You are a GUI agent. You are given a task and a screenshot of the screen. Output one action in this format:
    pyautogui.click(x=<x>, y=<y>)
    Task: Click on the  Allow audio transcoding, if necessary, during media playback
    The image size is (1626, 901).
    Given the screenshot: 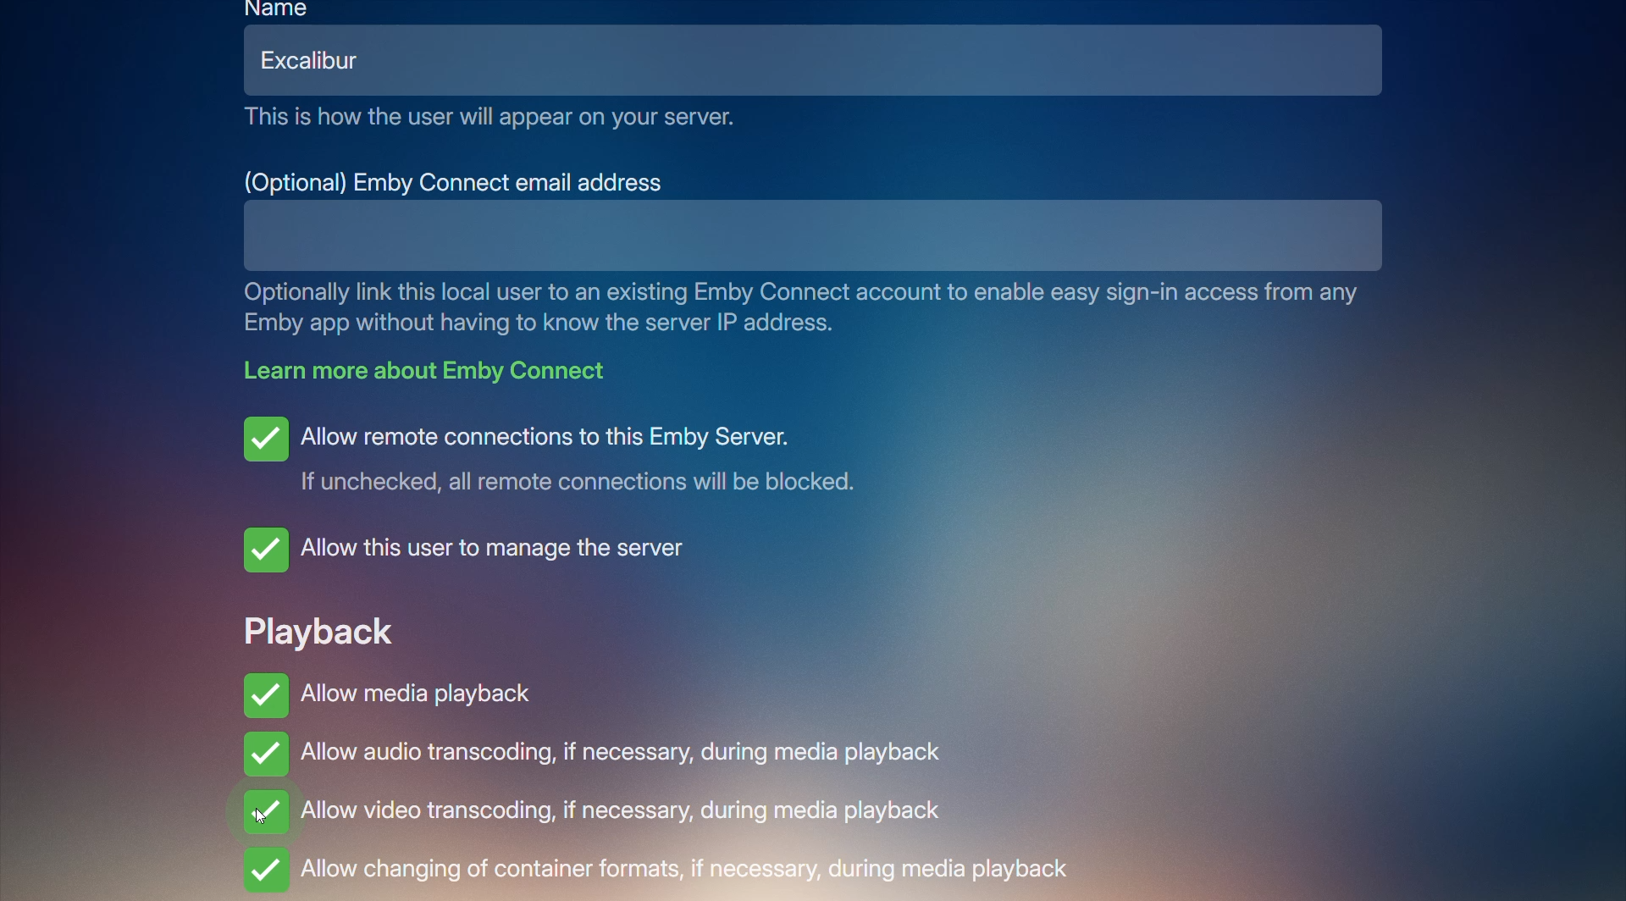 What is the action you would take?
    pyautogui.click(x=600, y=758)
    